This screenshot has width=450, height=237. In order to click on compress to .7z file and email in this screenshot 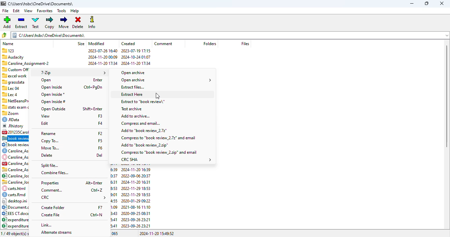, I will do `click(158, 138)`.